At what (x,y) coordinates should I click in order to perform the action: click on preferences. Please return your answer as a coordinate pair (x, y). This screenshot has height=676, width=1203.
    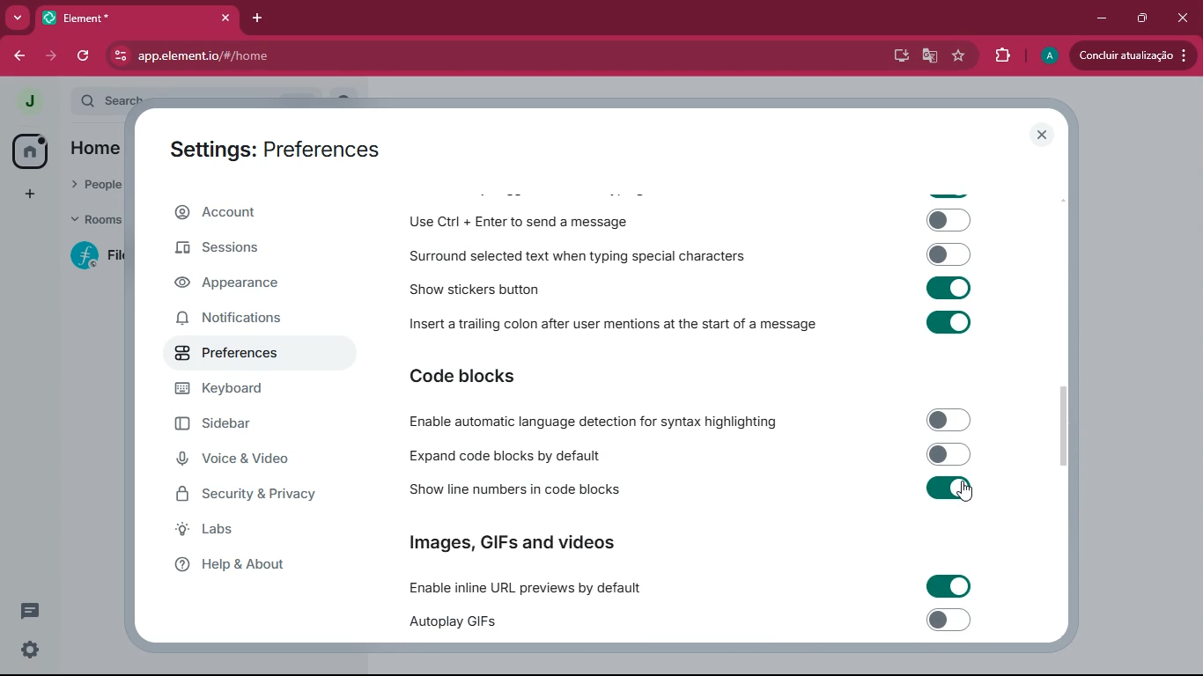
    Looking at the image, I should click on (236, 356).